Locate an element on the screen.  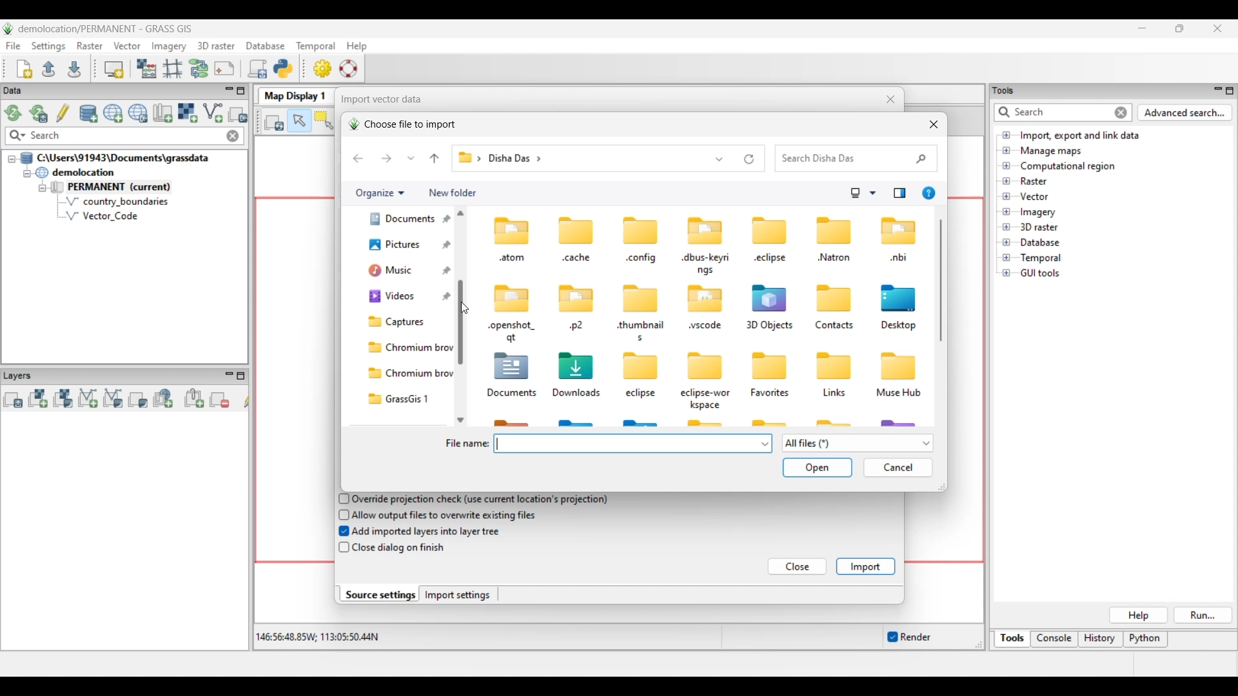
Go forward is located at coordinates (386, 158).